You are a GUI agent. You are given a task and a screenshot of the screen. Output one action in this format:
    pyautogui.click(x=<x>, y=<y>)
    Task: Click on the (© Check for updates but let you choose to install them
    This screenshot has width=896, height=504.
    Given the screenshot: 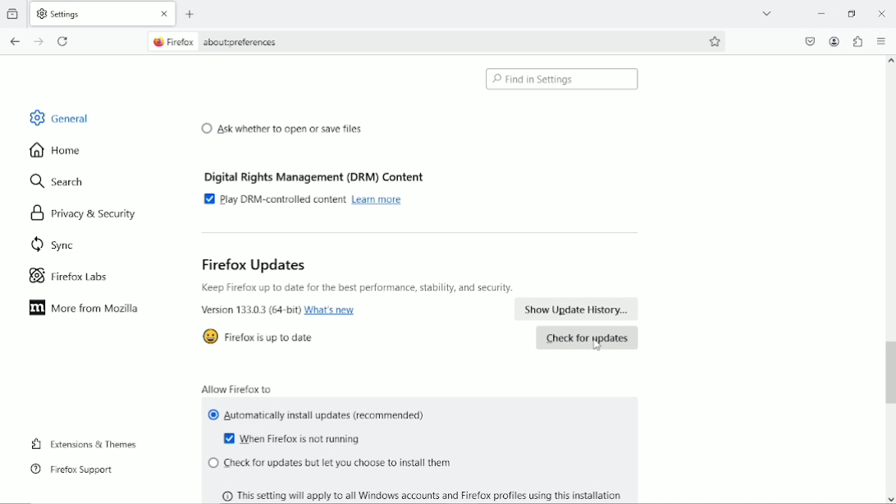 What is the action you would take?
    pyautogui.click(x=329, y=464)
    